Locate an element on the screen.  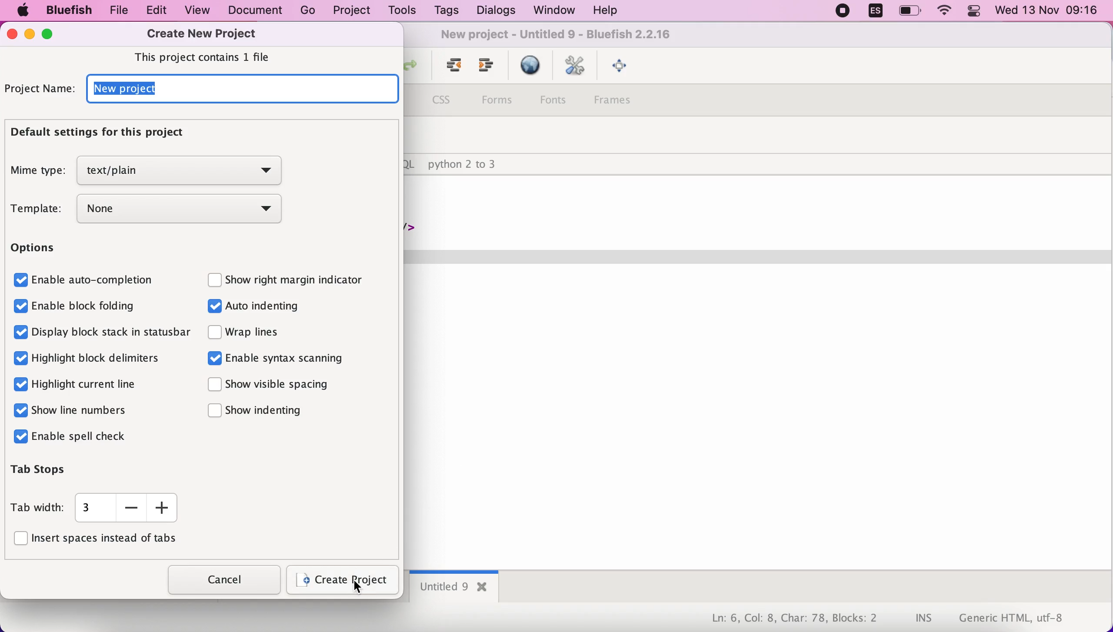
file is located at coordinates (115, 11).